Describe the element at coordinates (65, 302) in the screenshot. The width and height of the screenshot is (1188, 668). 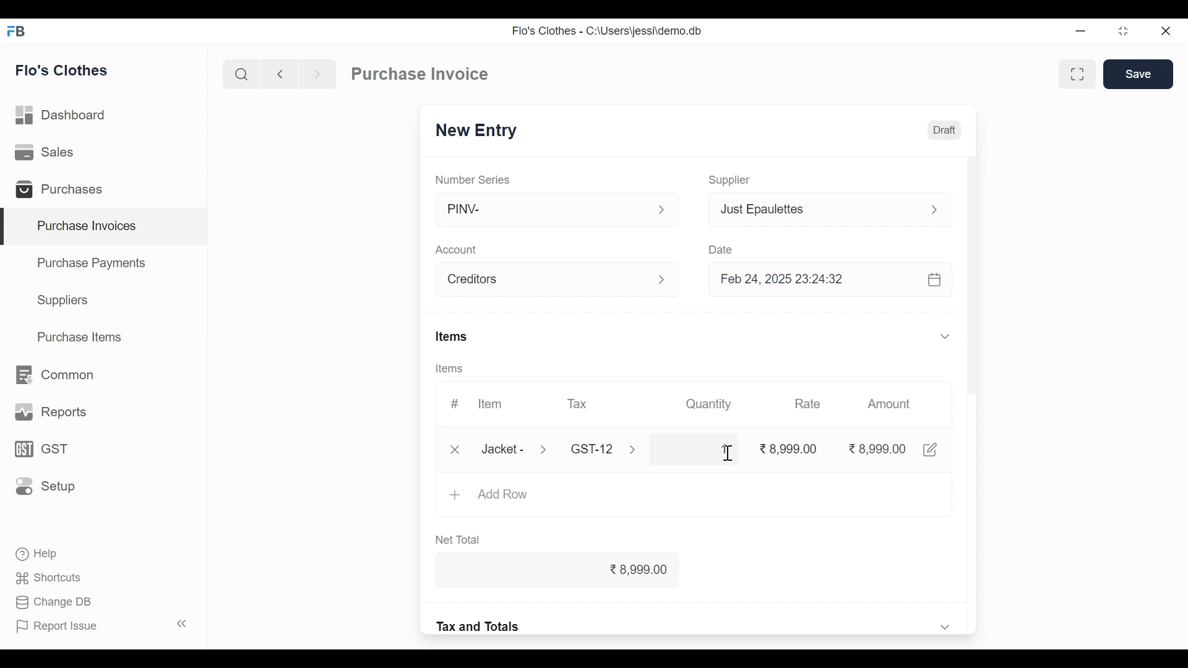
I see `Suppliers` at that location.